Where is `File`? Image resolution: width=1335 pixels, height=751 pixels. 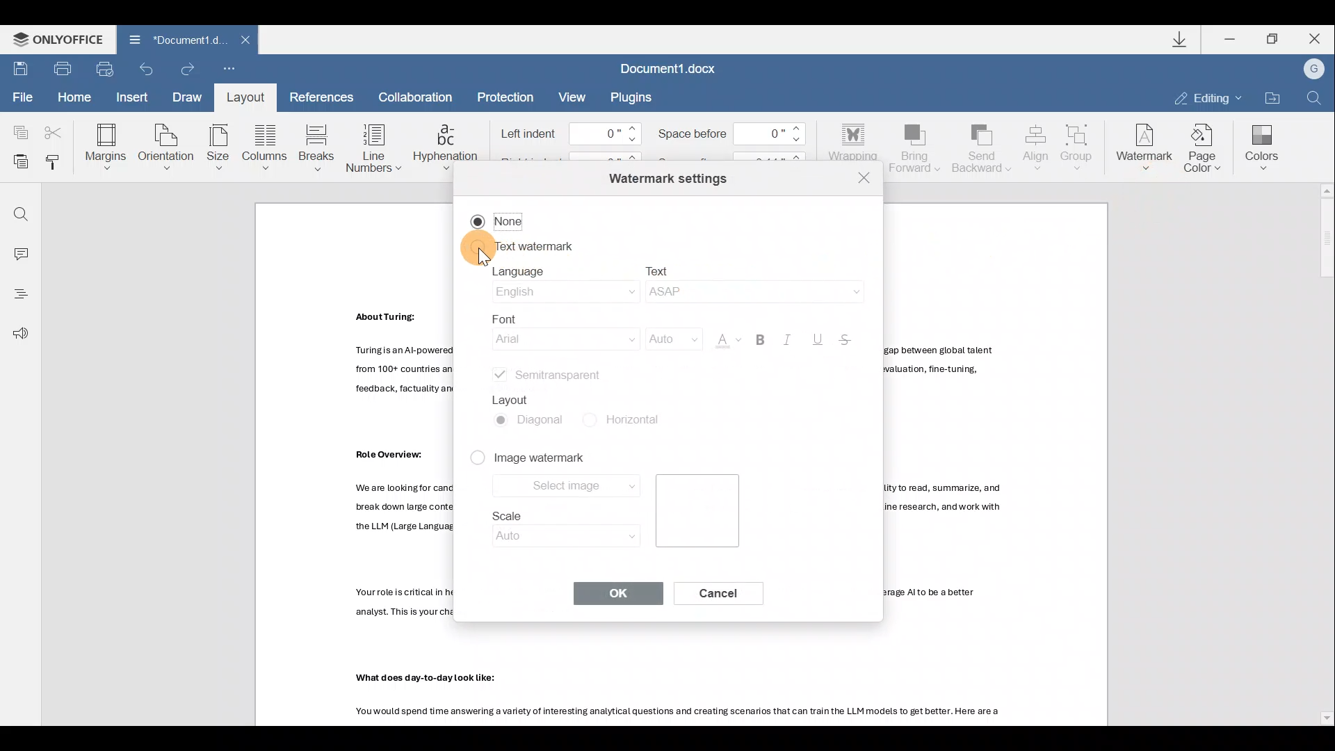 File is located at coordinates (19, 97).